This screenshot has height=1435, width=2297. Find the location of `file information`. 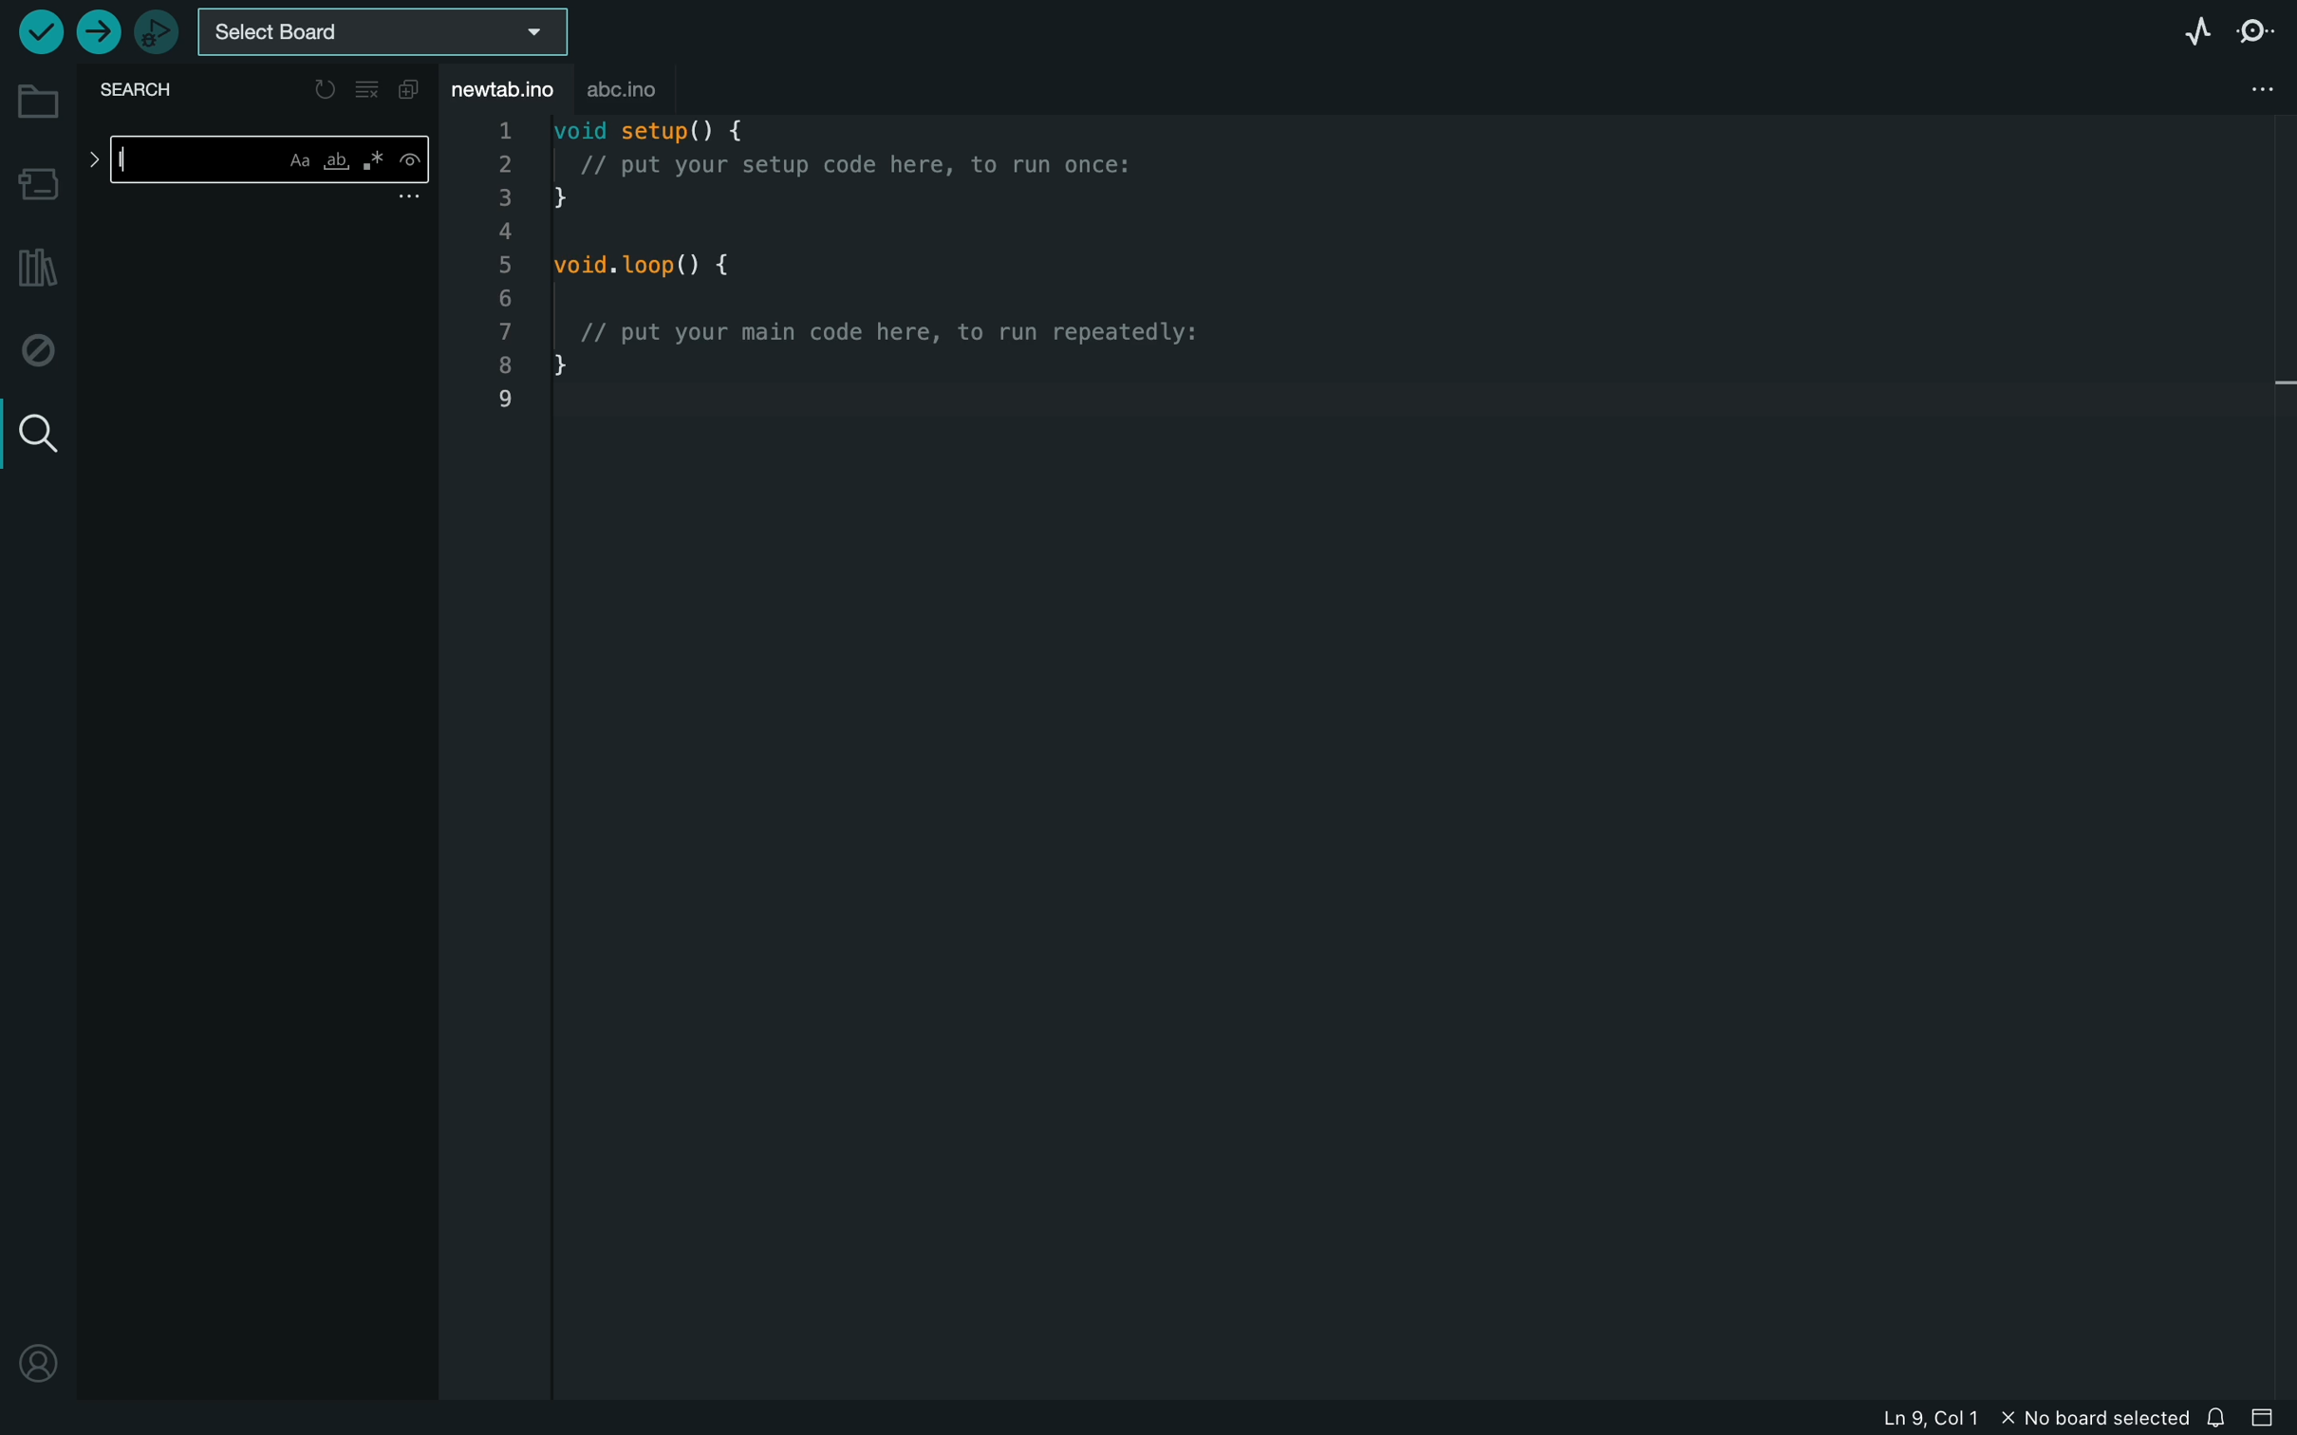

file information is located at coordinates (2003, 1419).